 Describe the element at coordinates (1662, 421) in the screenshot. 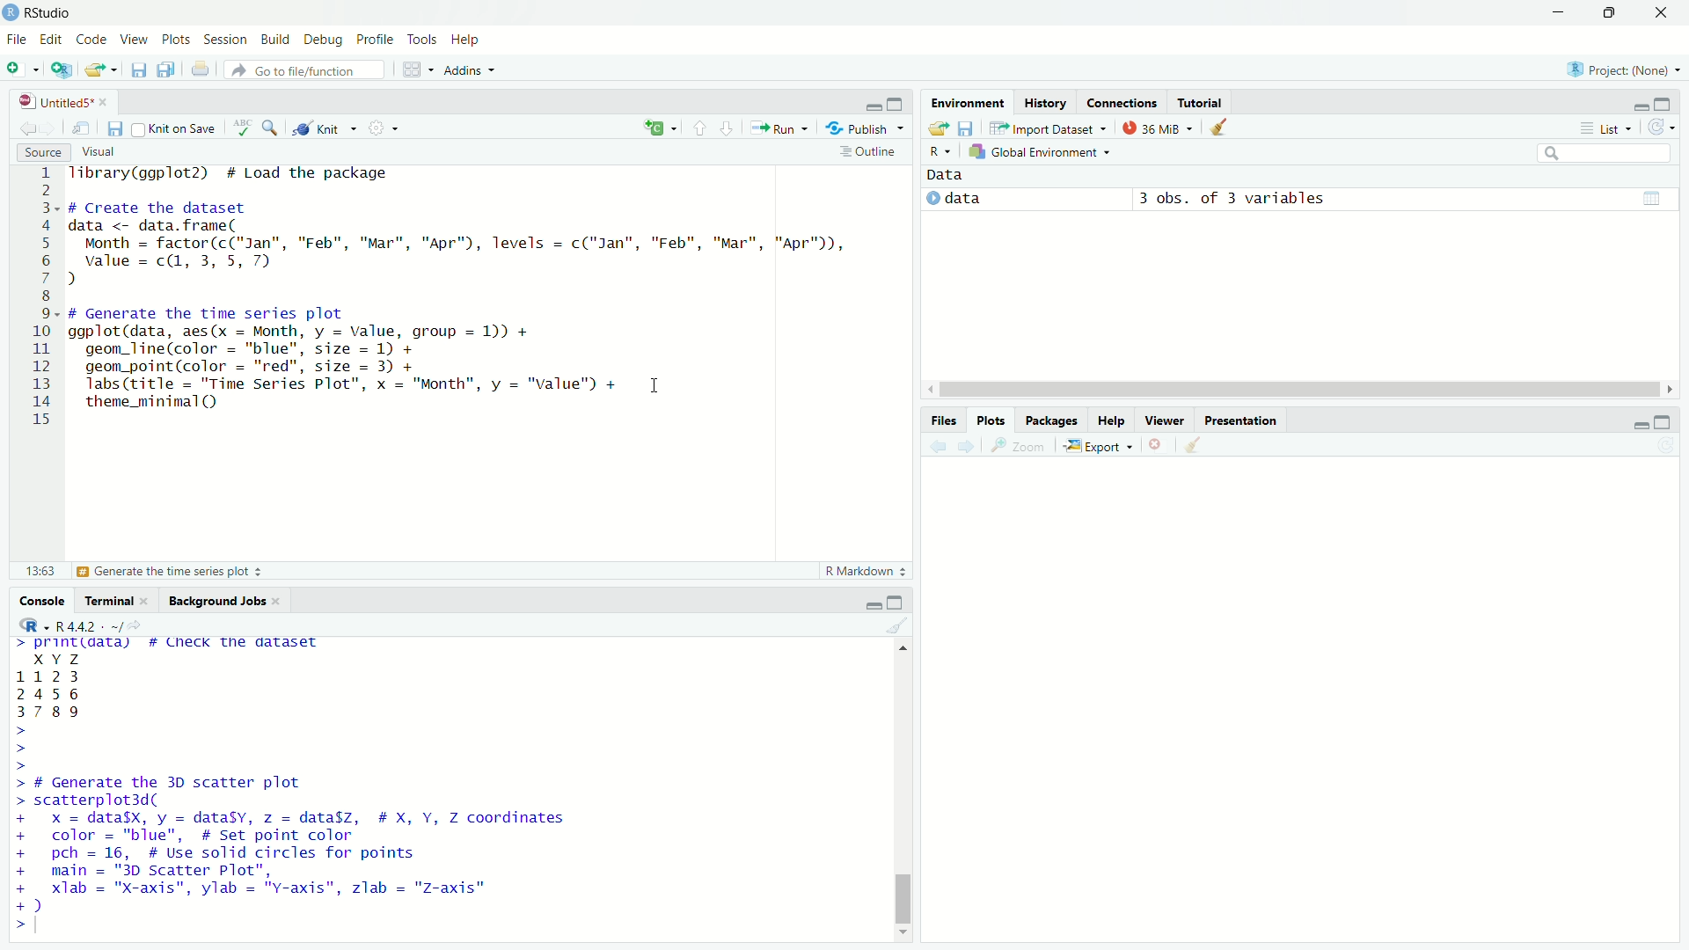

I see `maximize` at that location.